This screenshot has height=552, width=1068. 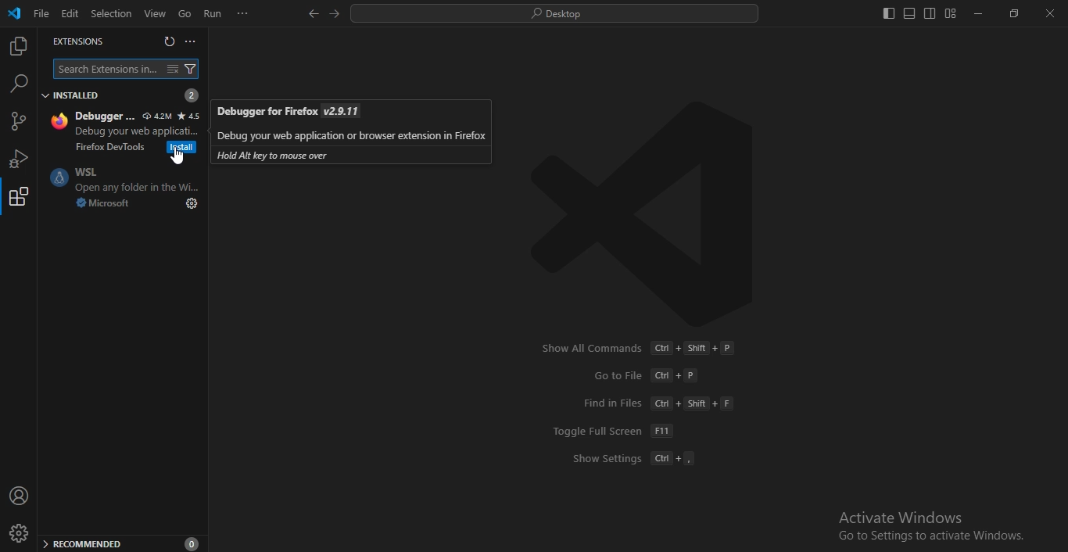 What do you see at coordinates (554, 15) in the screenshot?
I see `search` at bounding box center [554, 15].